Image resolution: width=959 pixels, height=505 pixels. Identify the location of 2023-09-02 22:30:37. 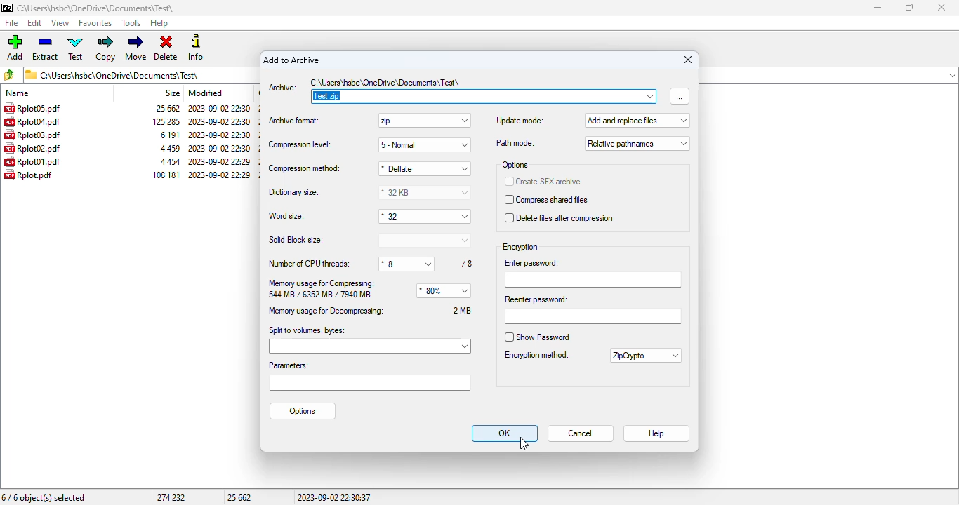
(334, 497).